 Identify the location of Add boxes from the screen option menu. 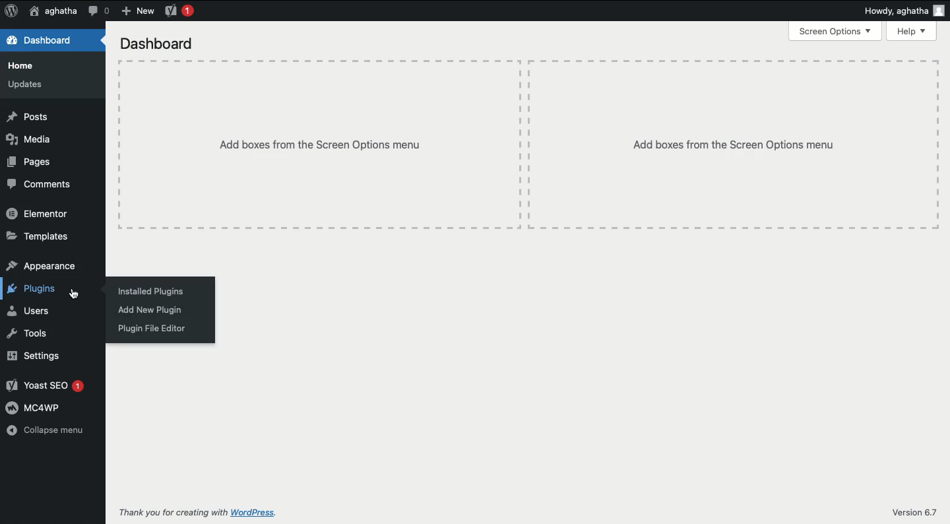
(325, 147).